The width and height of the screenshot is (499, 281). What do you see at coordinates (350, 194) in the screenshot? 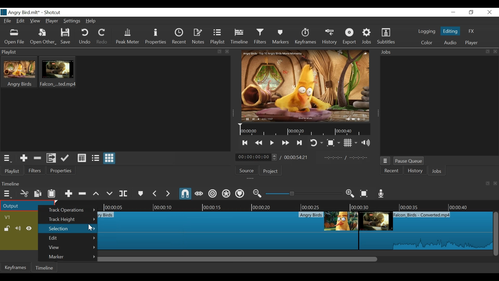
I see `Zoom timeline in` at bounding box center [350, 194].